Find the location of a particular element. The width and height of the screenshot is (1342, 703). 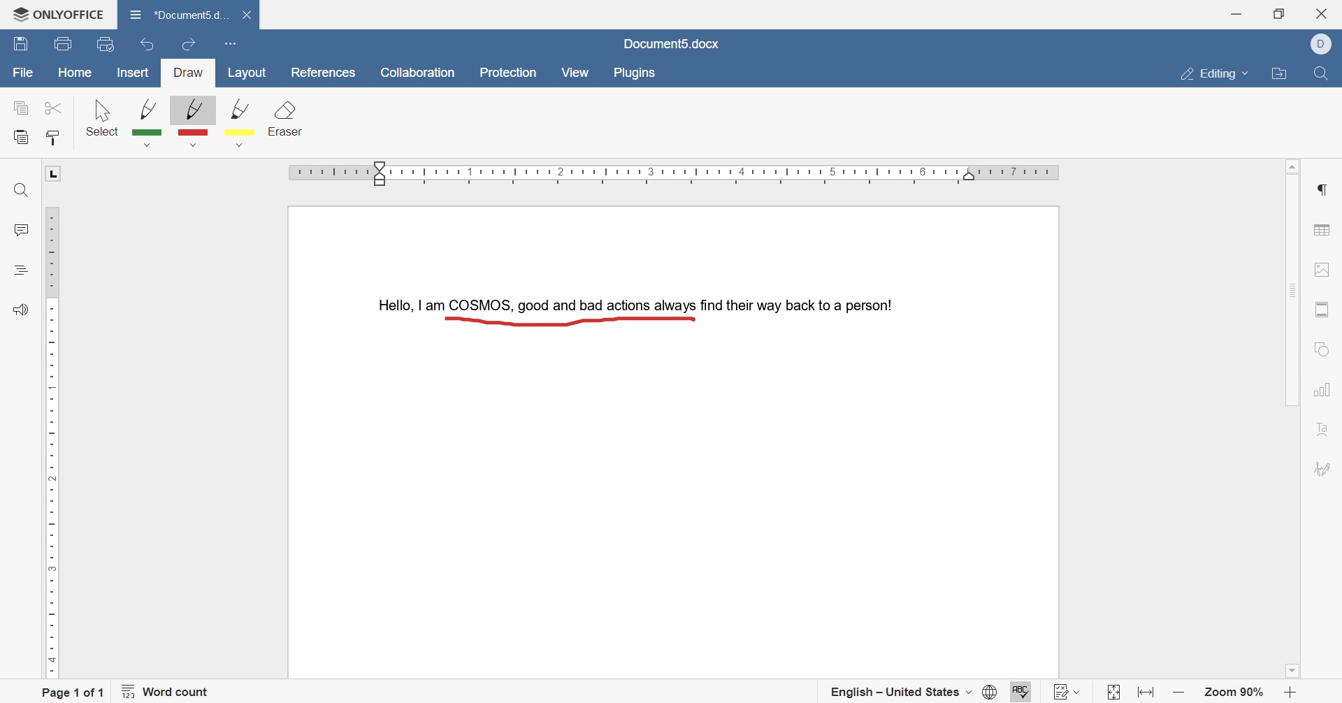

page 1 of 1 is located at coordinates (73, 691).